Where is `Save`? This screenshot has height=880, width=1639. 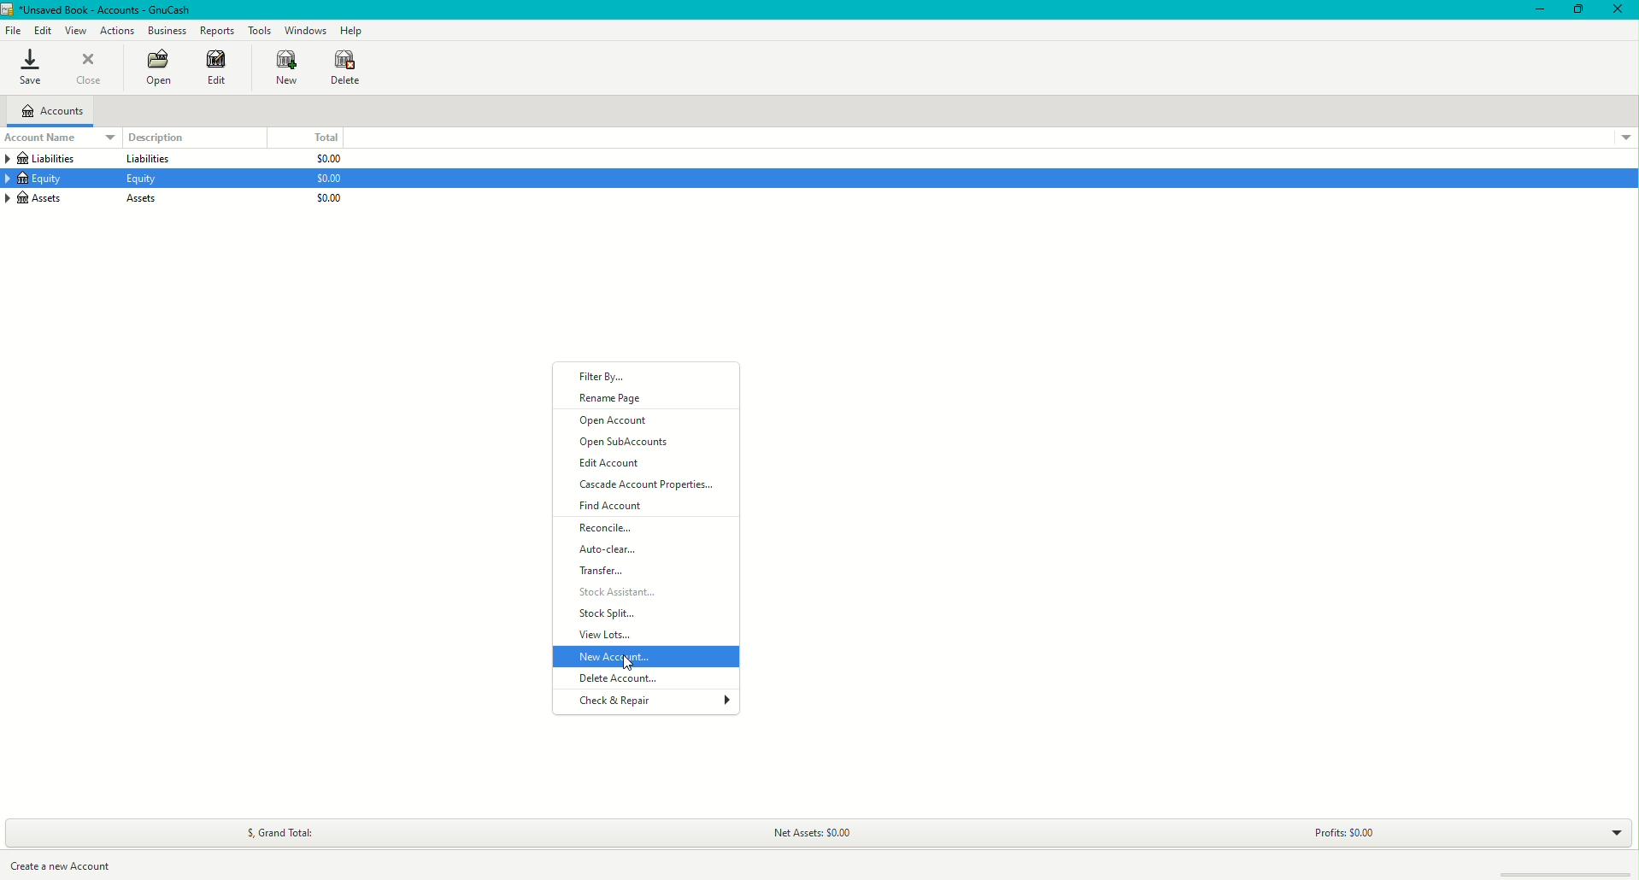
Save is located at coordinates (29, 68).